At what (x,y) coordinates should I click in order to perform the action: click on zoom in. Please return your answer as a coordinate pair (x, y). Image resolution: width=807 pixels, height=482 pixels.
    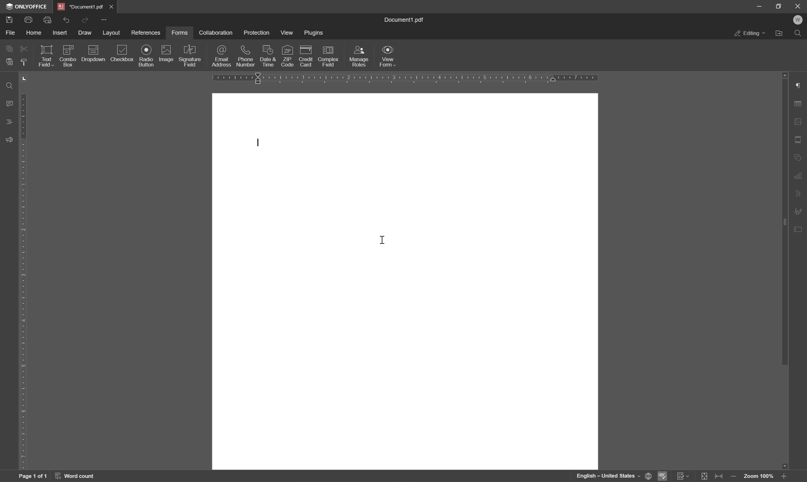
    Looking at the image, I should click on (784, 477).